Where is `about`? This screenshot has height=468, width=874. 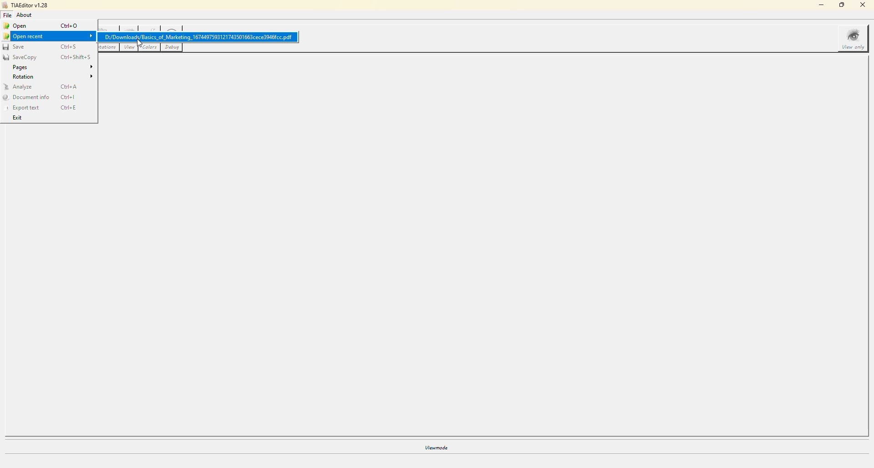 about is located at coordinates (24, 15).